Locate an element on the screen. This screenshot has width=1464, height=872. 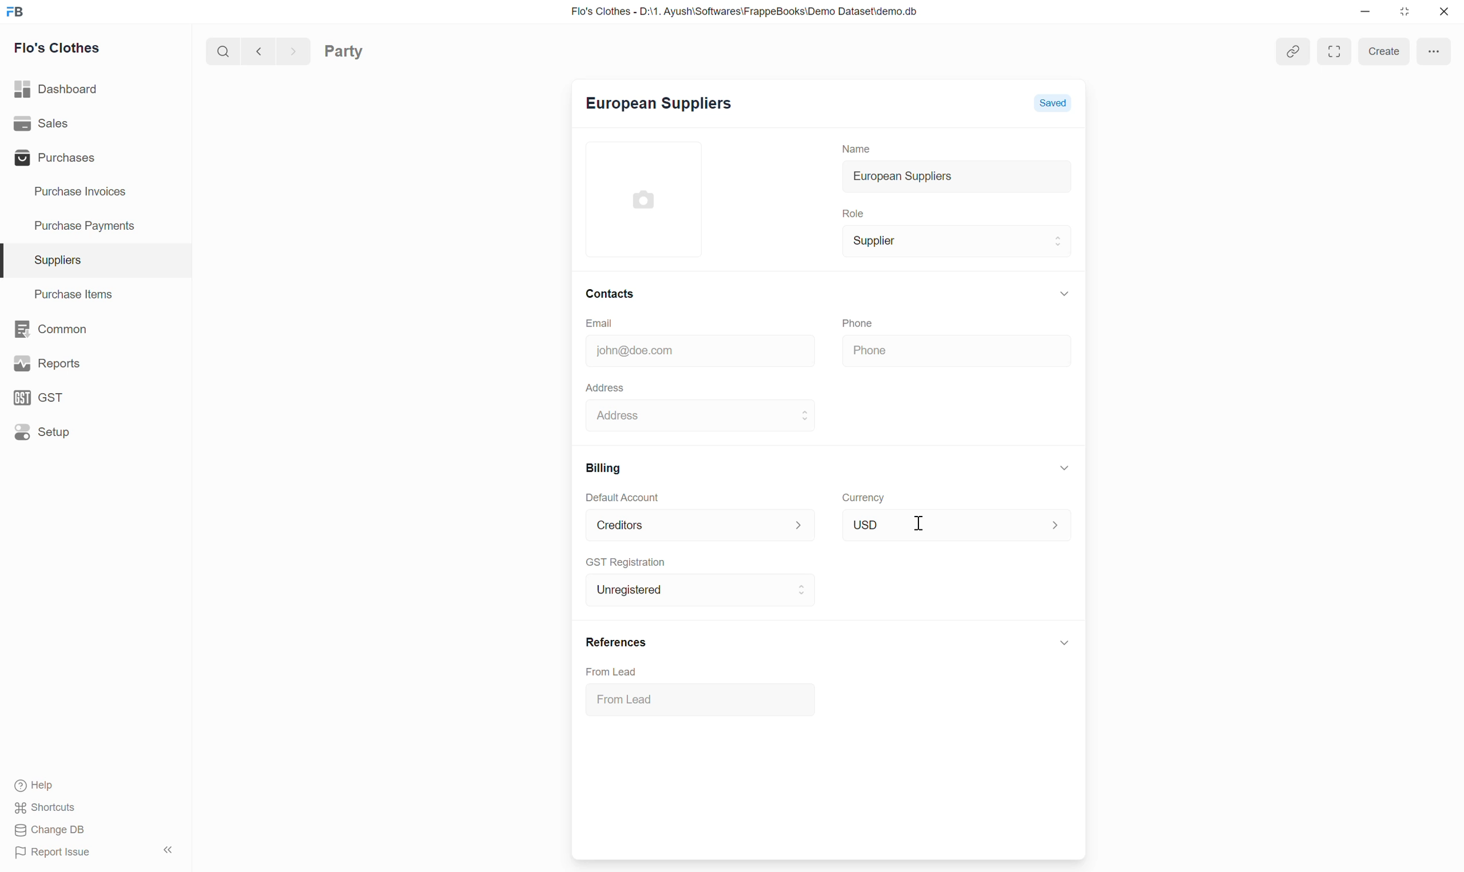
minimise is located at coordinates (1362, 11).